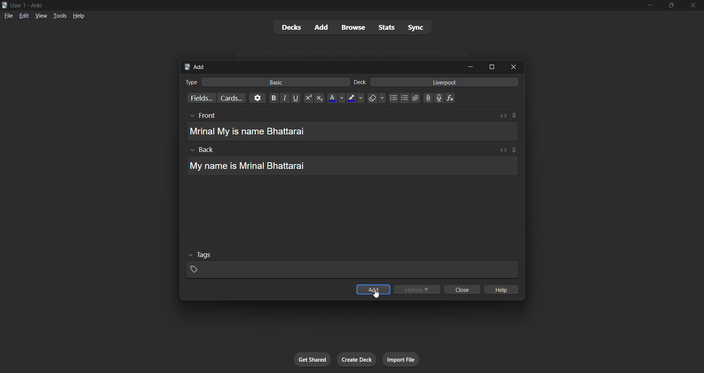 The image size is (704, 373). What do you see at coordinates (232, 98) in the screenshot?
I see `customize card templates` at bounding box center [232, 98].